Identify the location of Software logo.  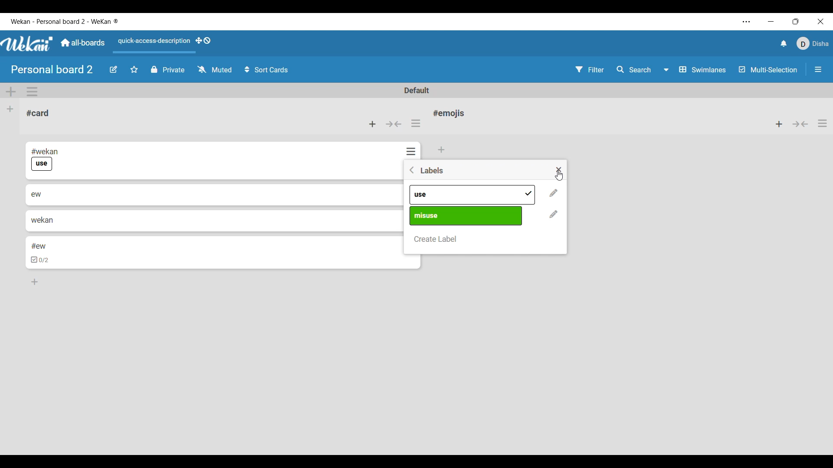
(27, 44).